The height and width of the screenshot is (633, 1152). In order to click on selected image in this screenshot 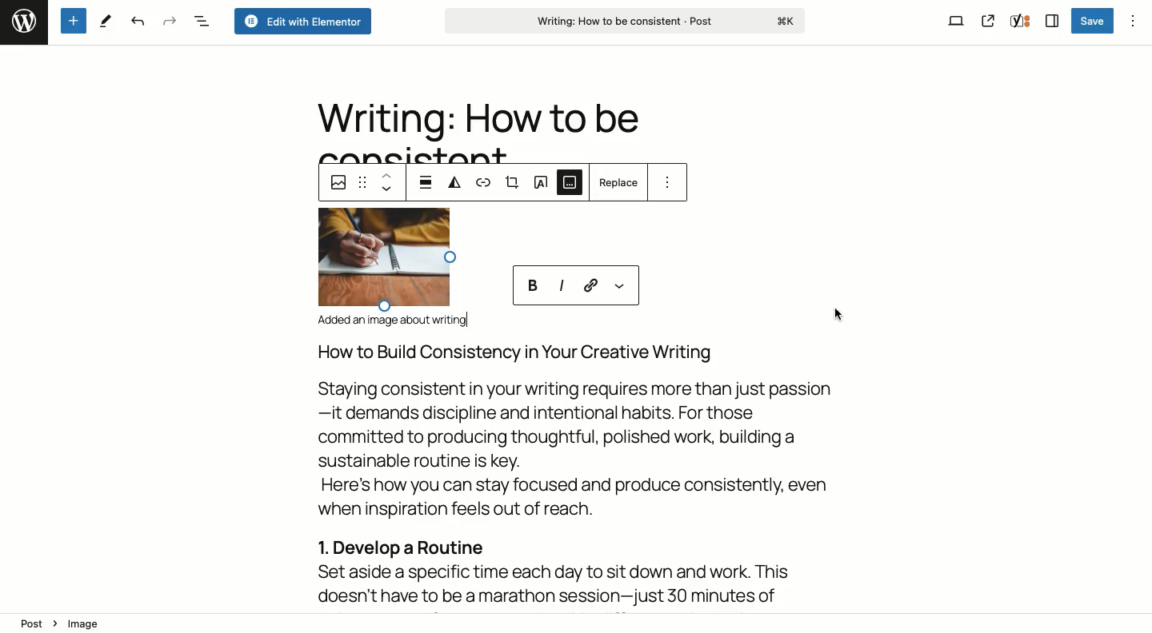, I will do `click(383, 260)`.